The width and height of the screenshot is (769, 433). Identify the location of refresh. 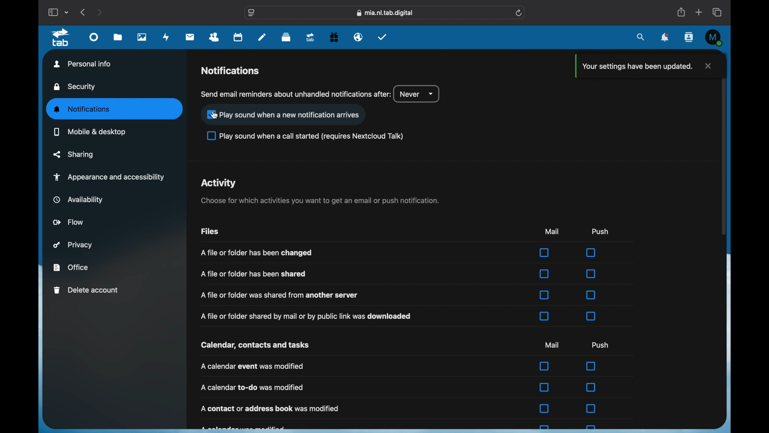
(519, 13).